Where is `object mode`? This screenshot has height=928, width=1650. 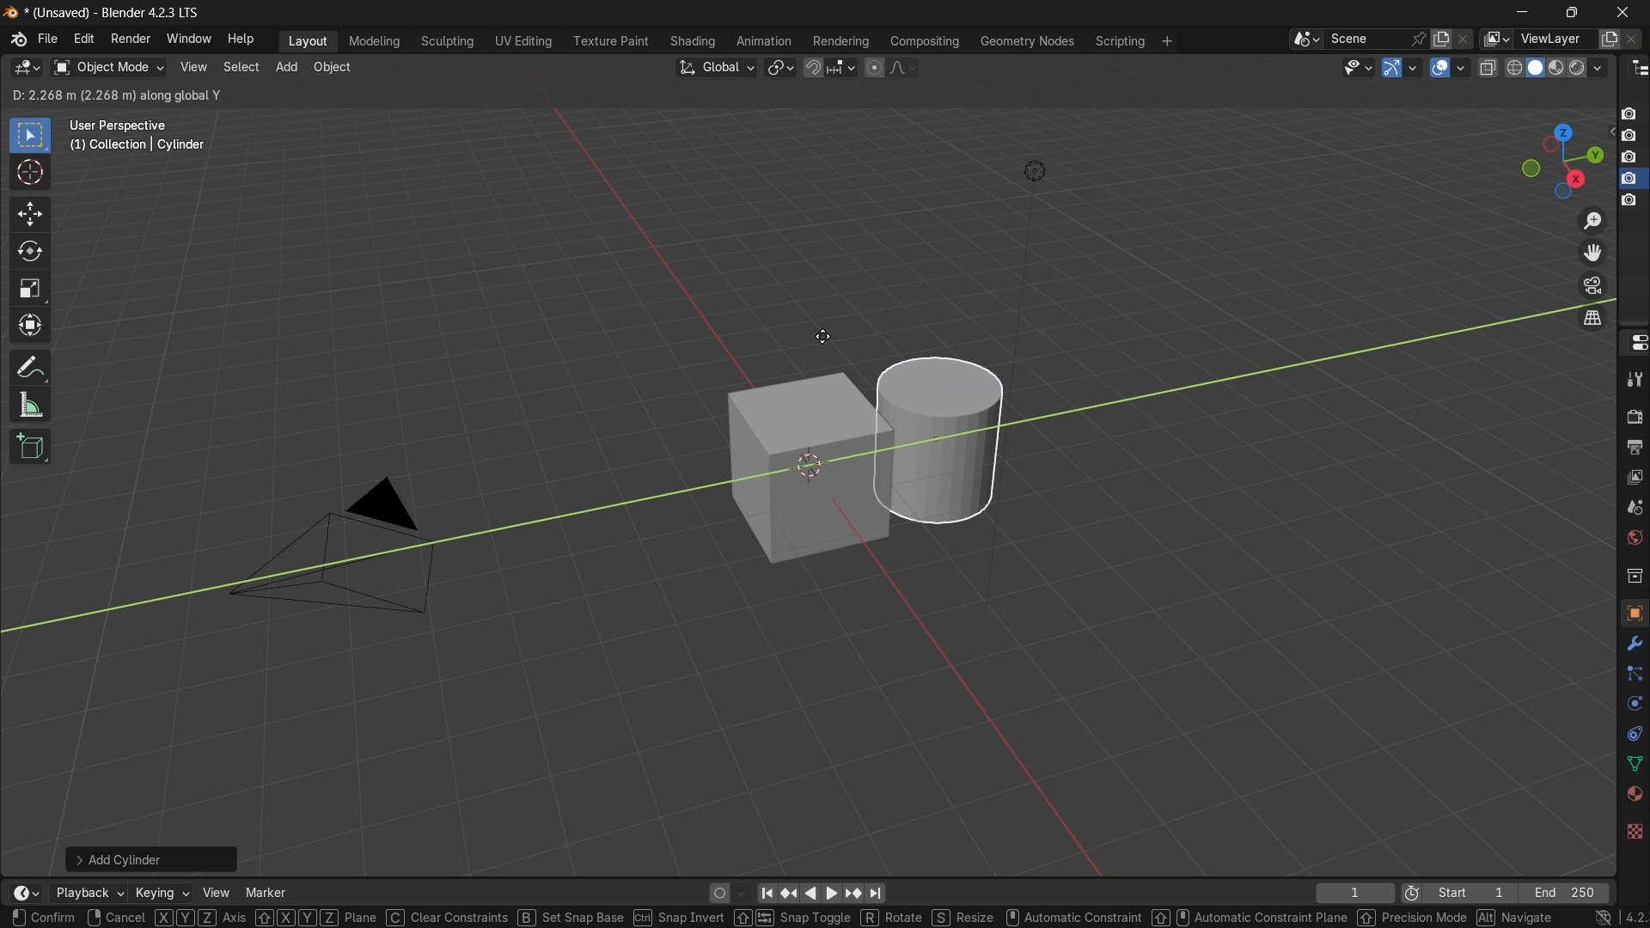
object mode is located at coordinates (107, 67).